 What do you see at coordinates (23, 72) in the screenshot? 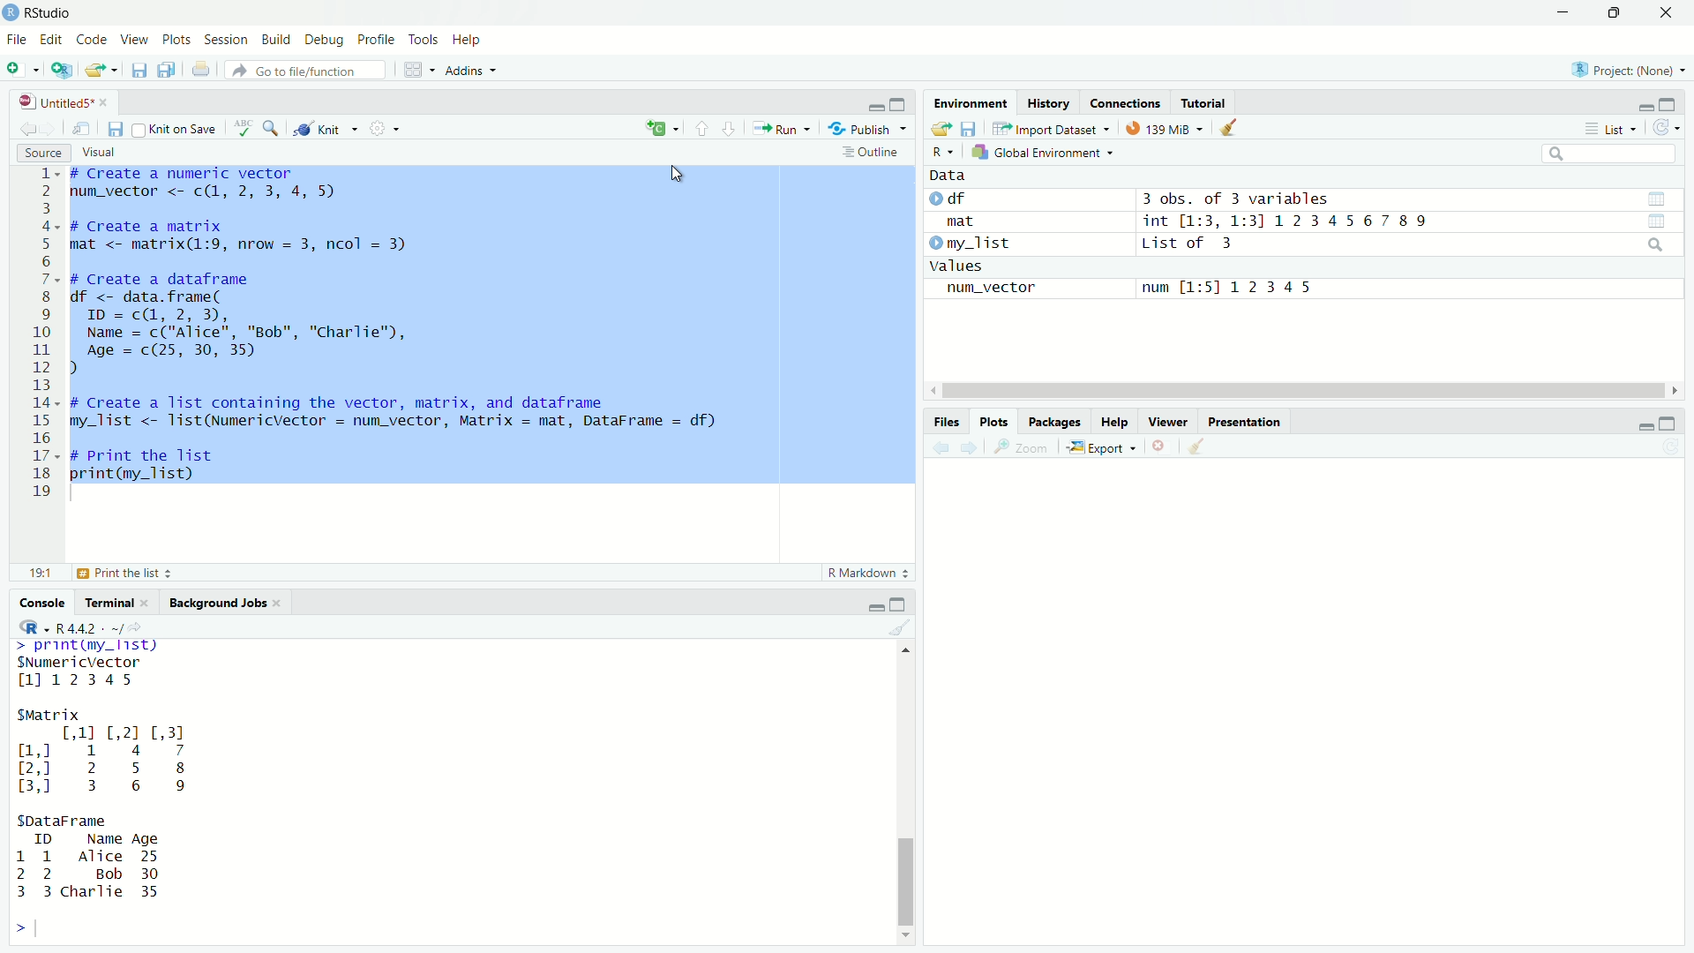
I see `add` at bounding box center [23, 72].